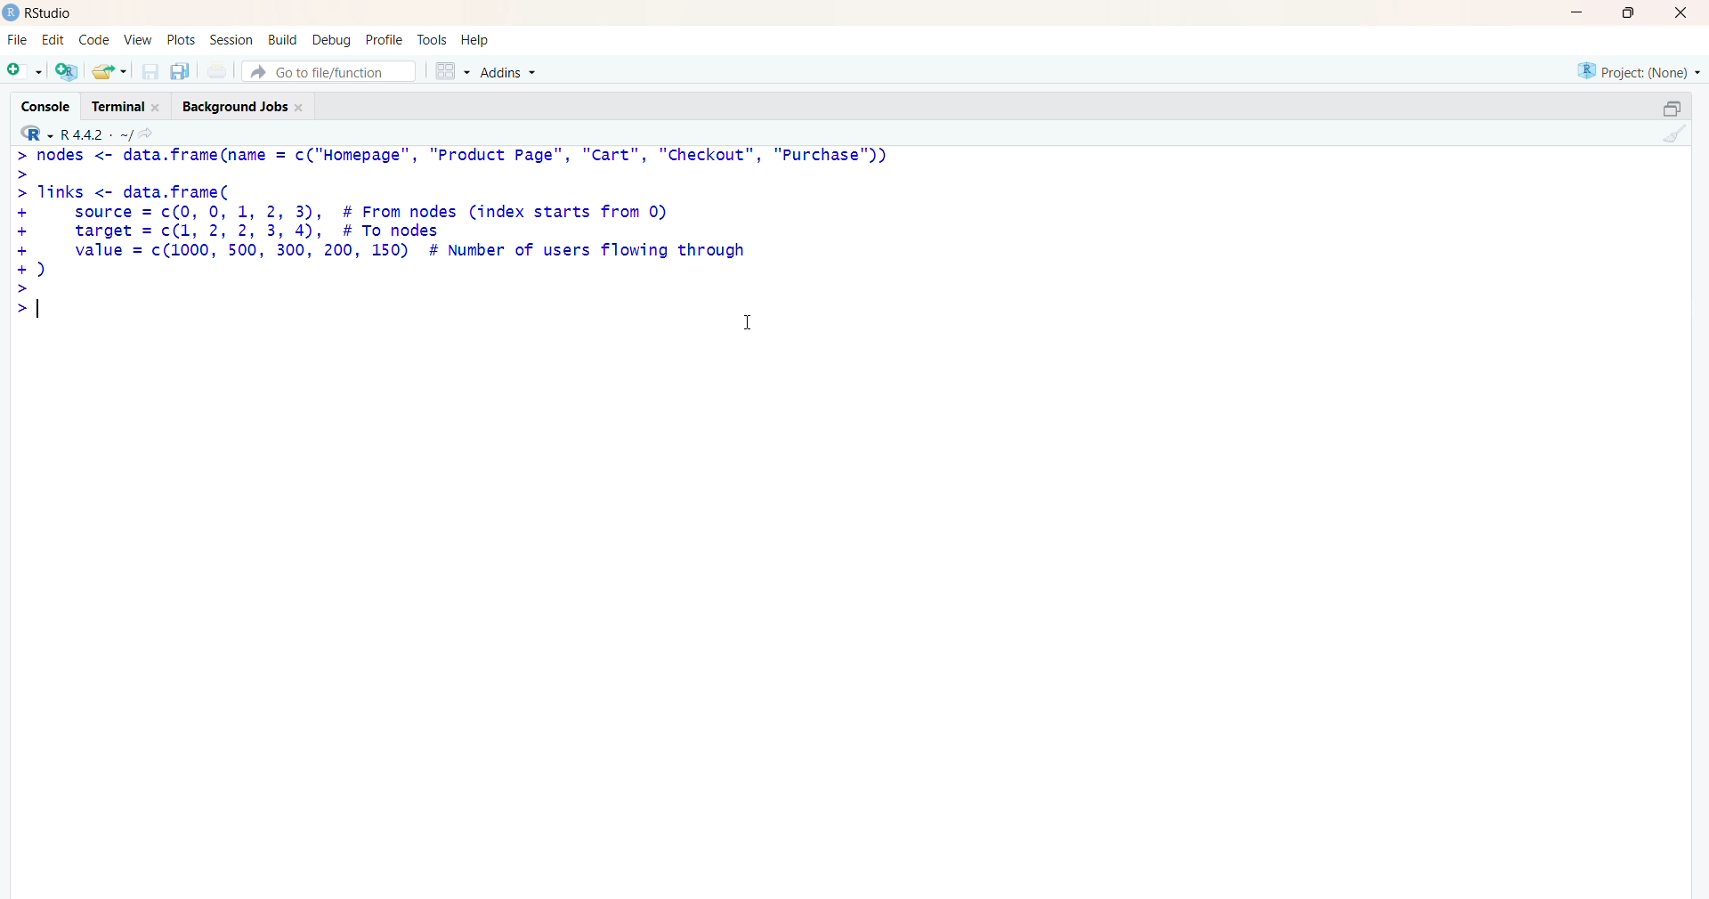  What do you see at coordinates (384, 38) in the screenshot?
I see `profile` at bounding box center [384, 38].